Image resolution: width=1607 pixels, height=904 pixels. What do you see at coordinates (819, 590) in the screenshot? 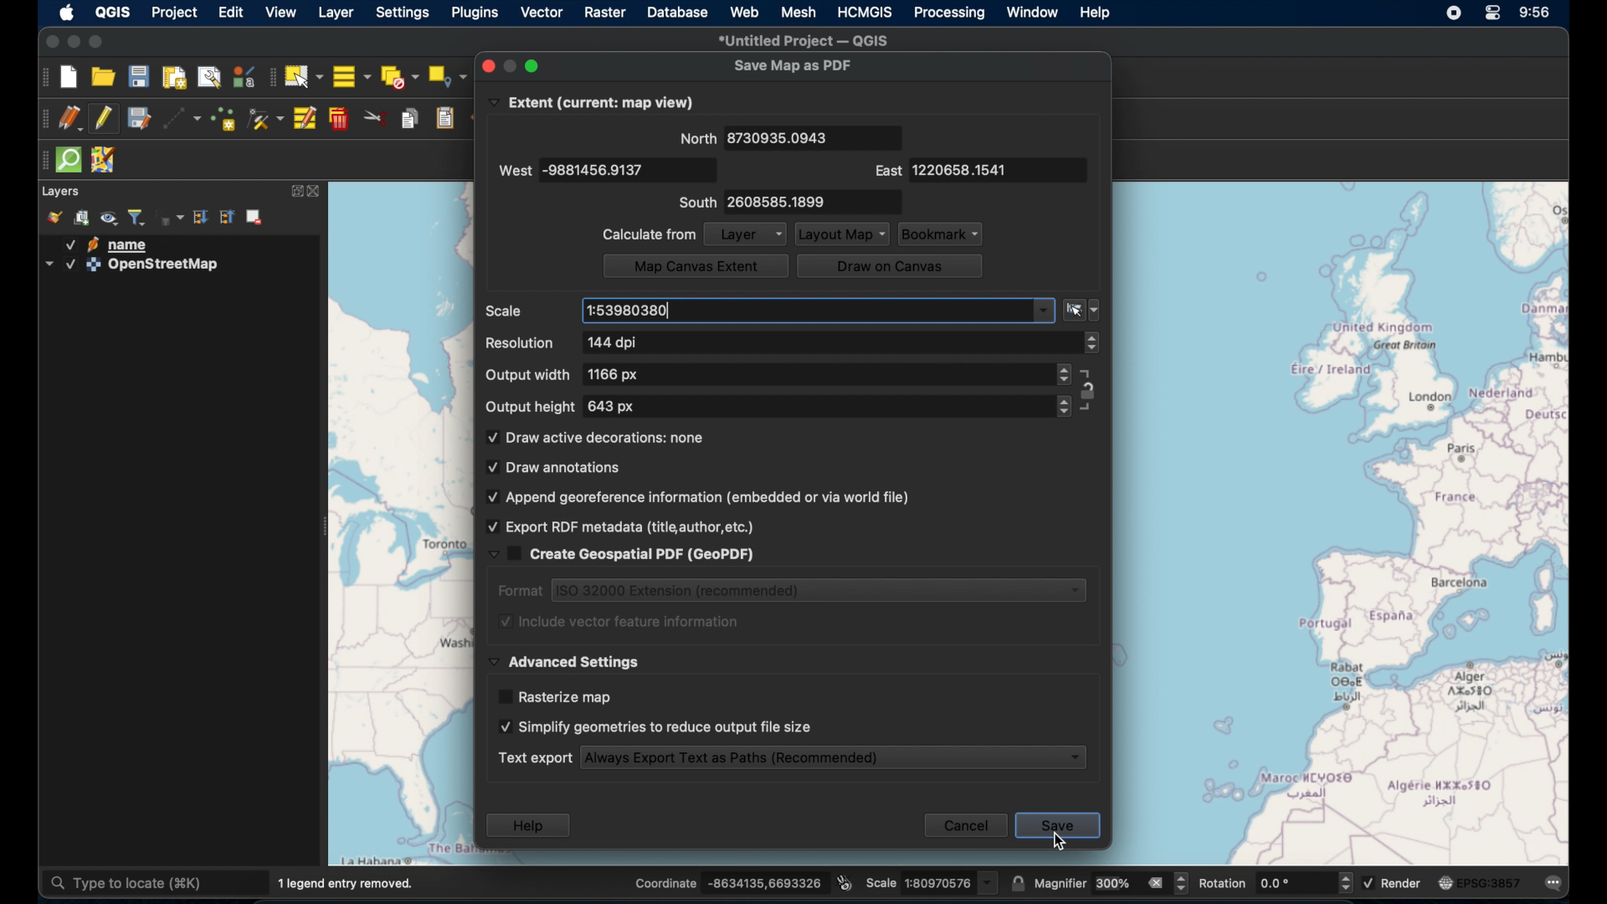
I see `iso 32000 extension (recommended)` at bounding box center [819, 590].